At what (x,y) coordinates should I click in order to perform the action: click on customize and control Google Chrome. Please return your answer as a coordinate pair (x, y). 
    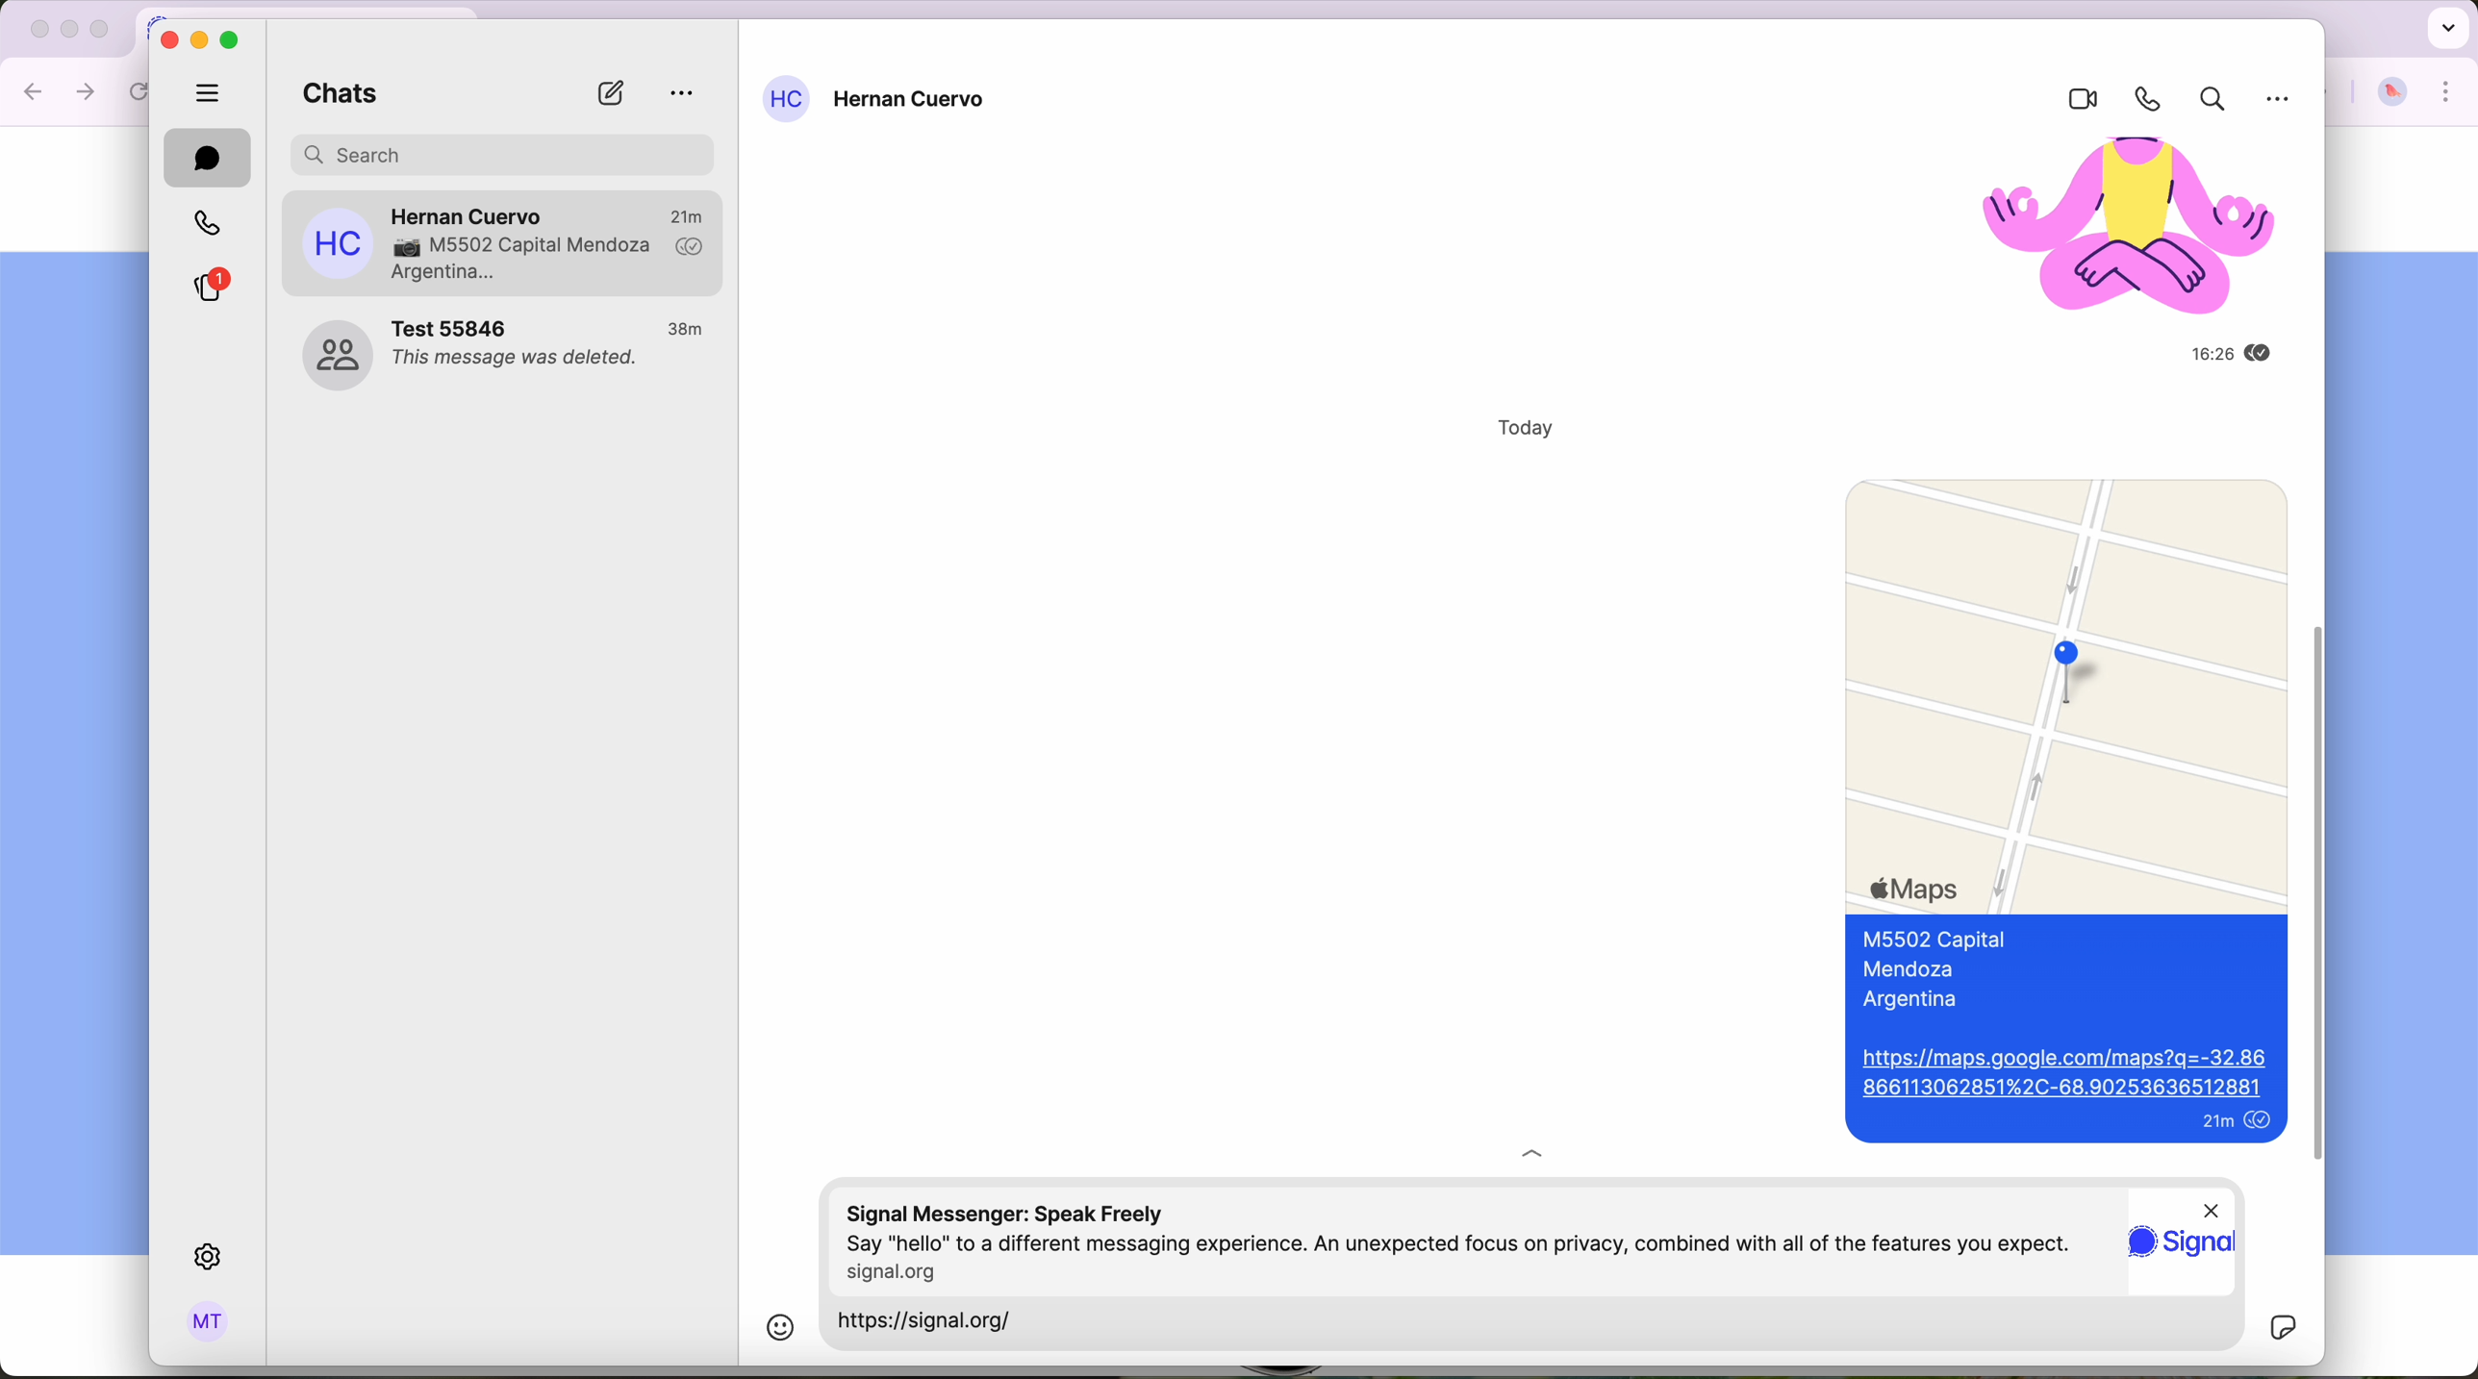
    Looking at the image, I should click on (2447, 92).